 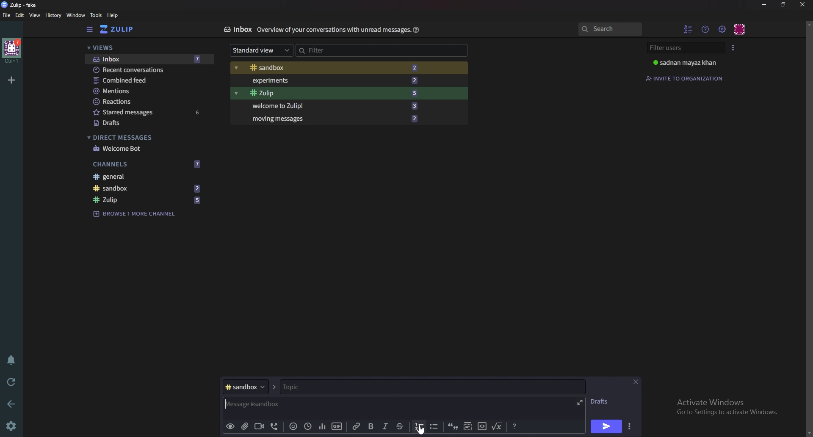 What do you see at coordinates (147, 101) in the screenshot?
I see `Reactions` at bounding box center [147, 101].